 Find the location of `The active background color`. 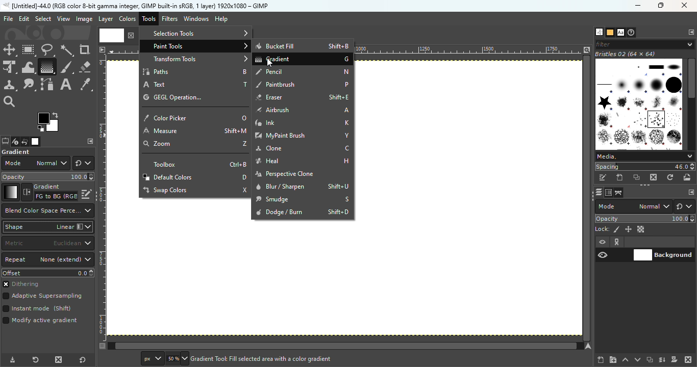

The active background color is located at coordinates (50, 122).